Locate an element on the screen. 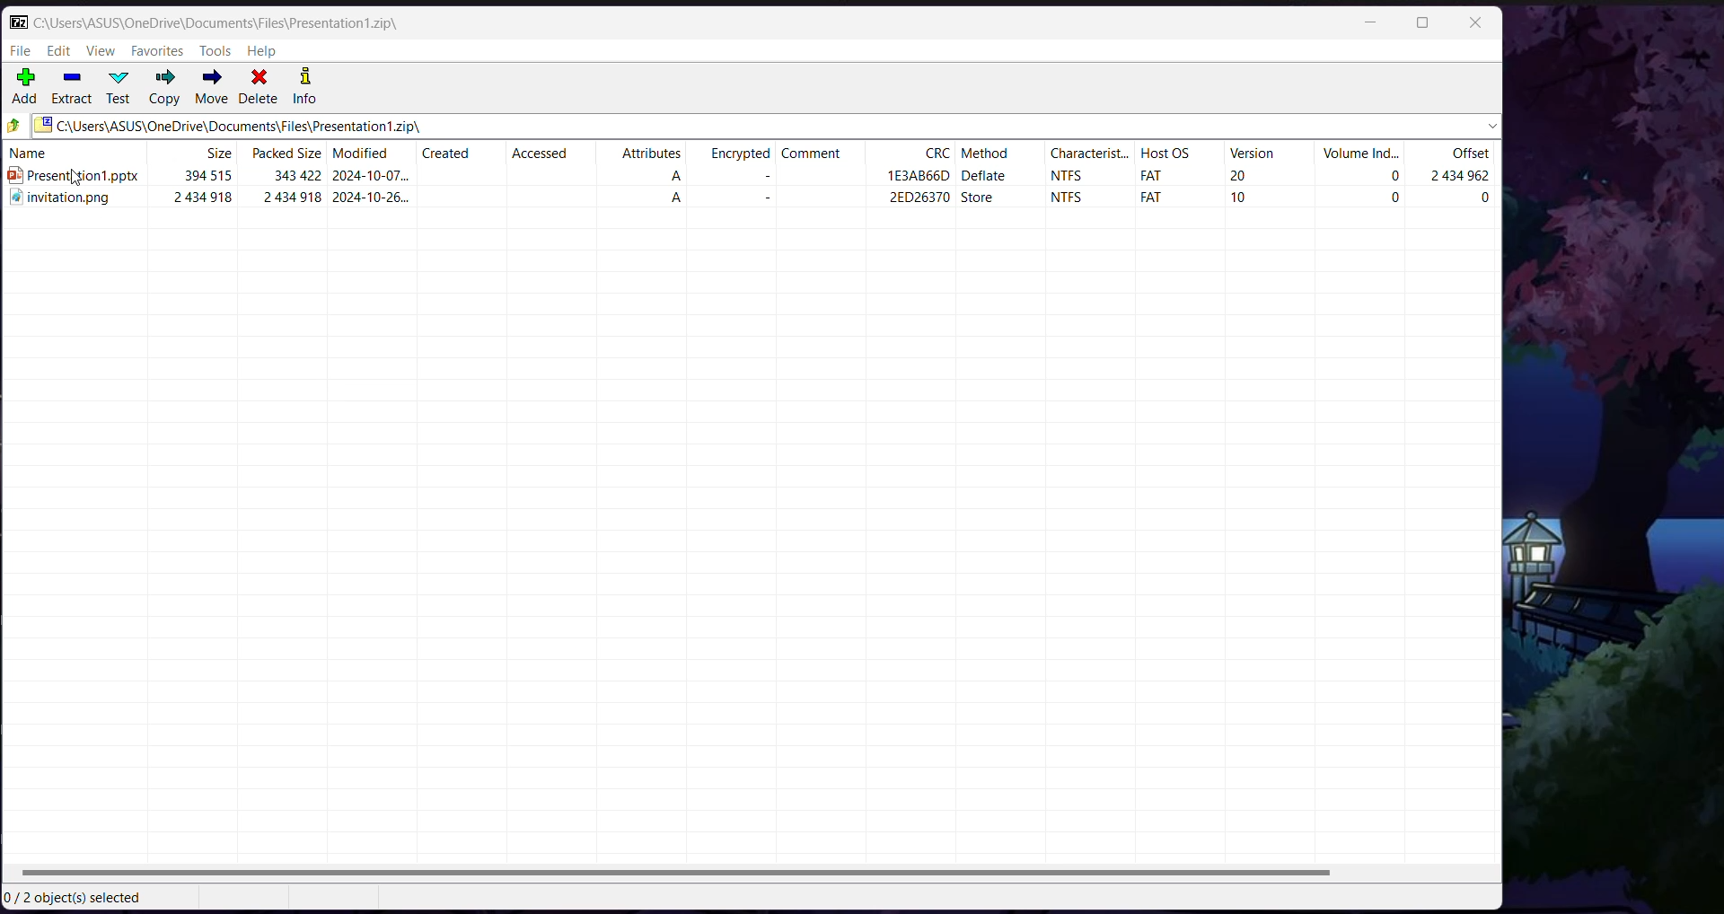  method is located at coordinates (994, 154).